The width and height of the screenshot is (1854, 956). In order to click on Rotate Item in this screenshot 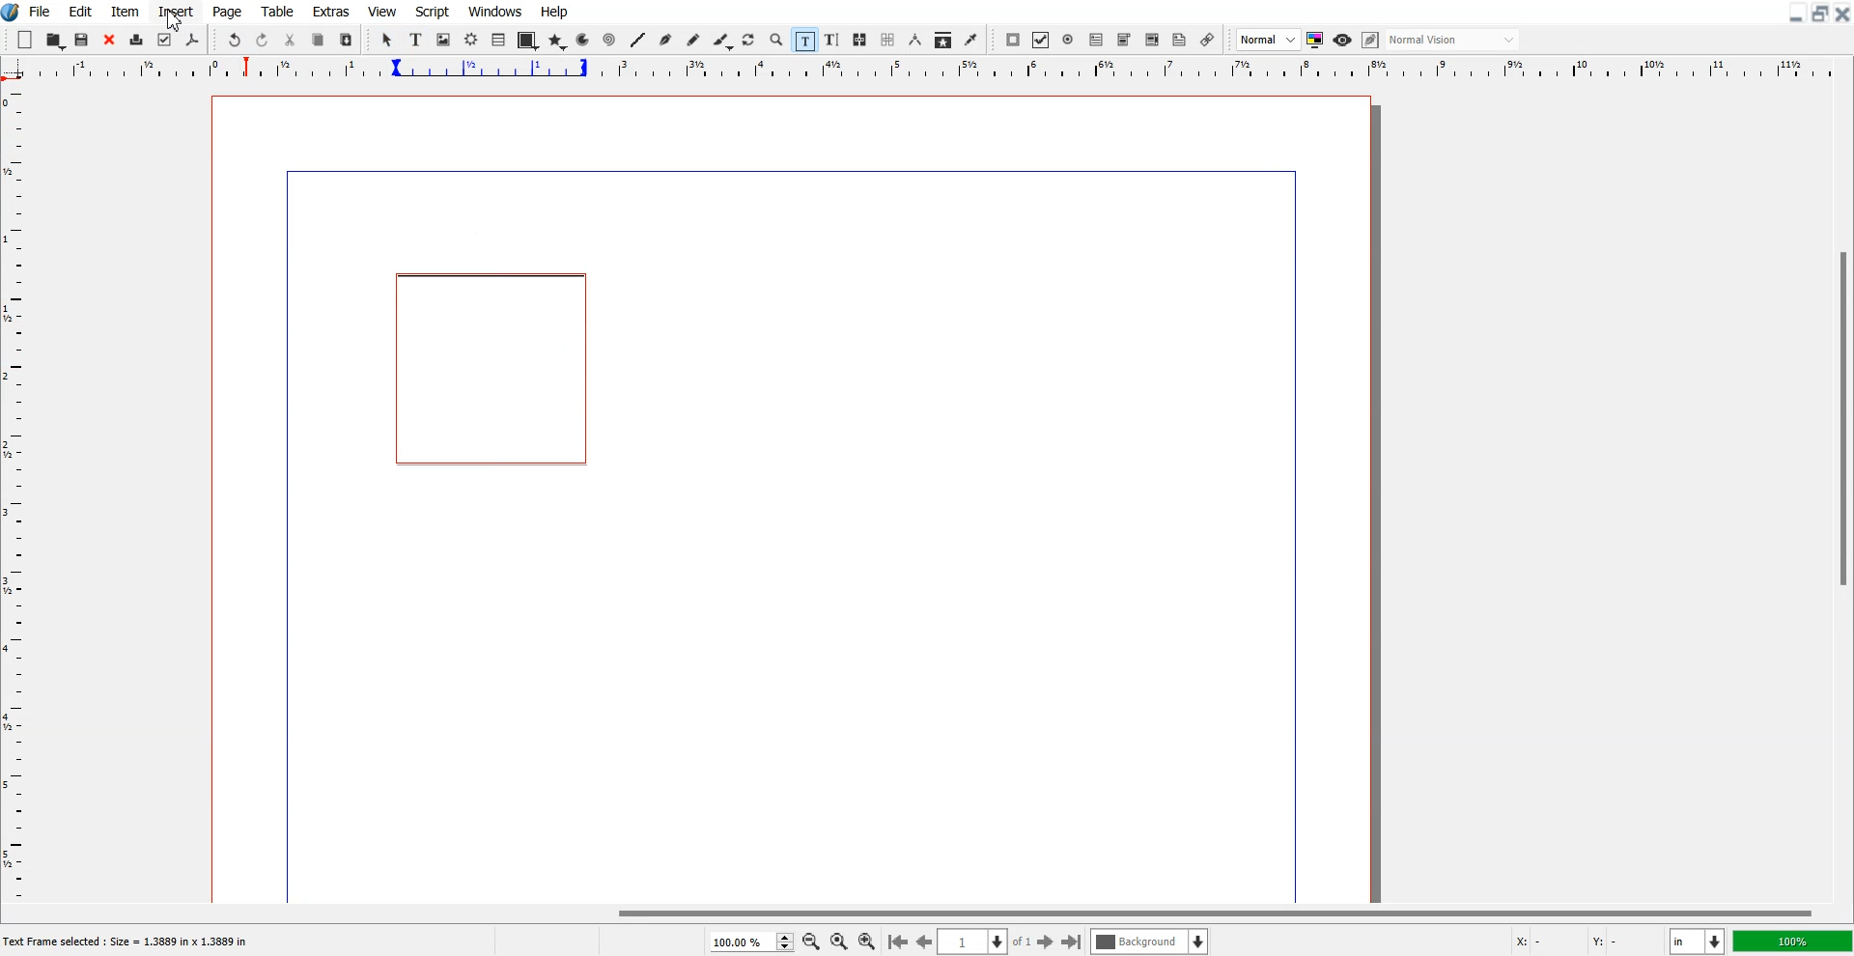, I will do `click(750, 41)`.